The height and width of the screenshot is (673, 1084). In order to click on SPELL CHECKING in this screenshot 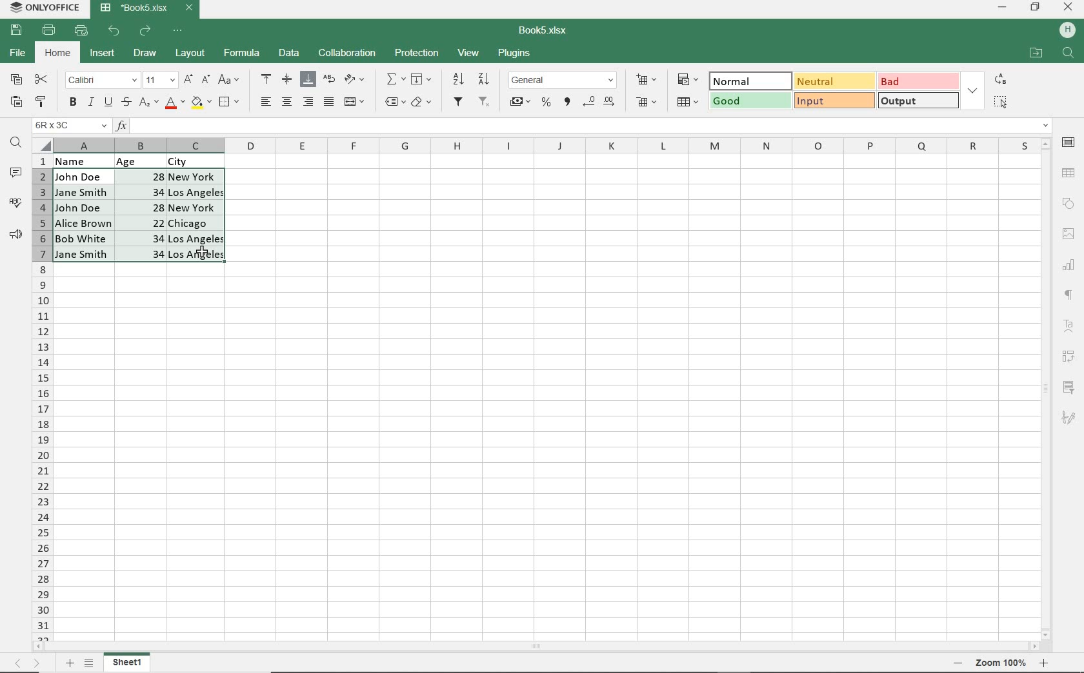, I will do `click(15, 203)`.